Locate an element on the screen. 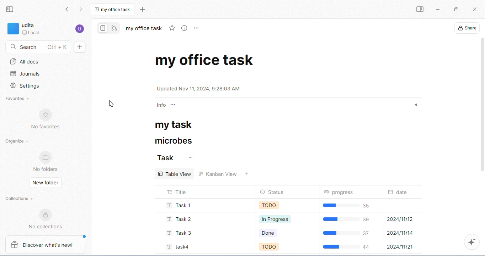 This screenshot has height=256, width=485. task2 is located at coordinates (180, 219).